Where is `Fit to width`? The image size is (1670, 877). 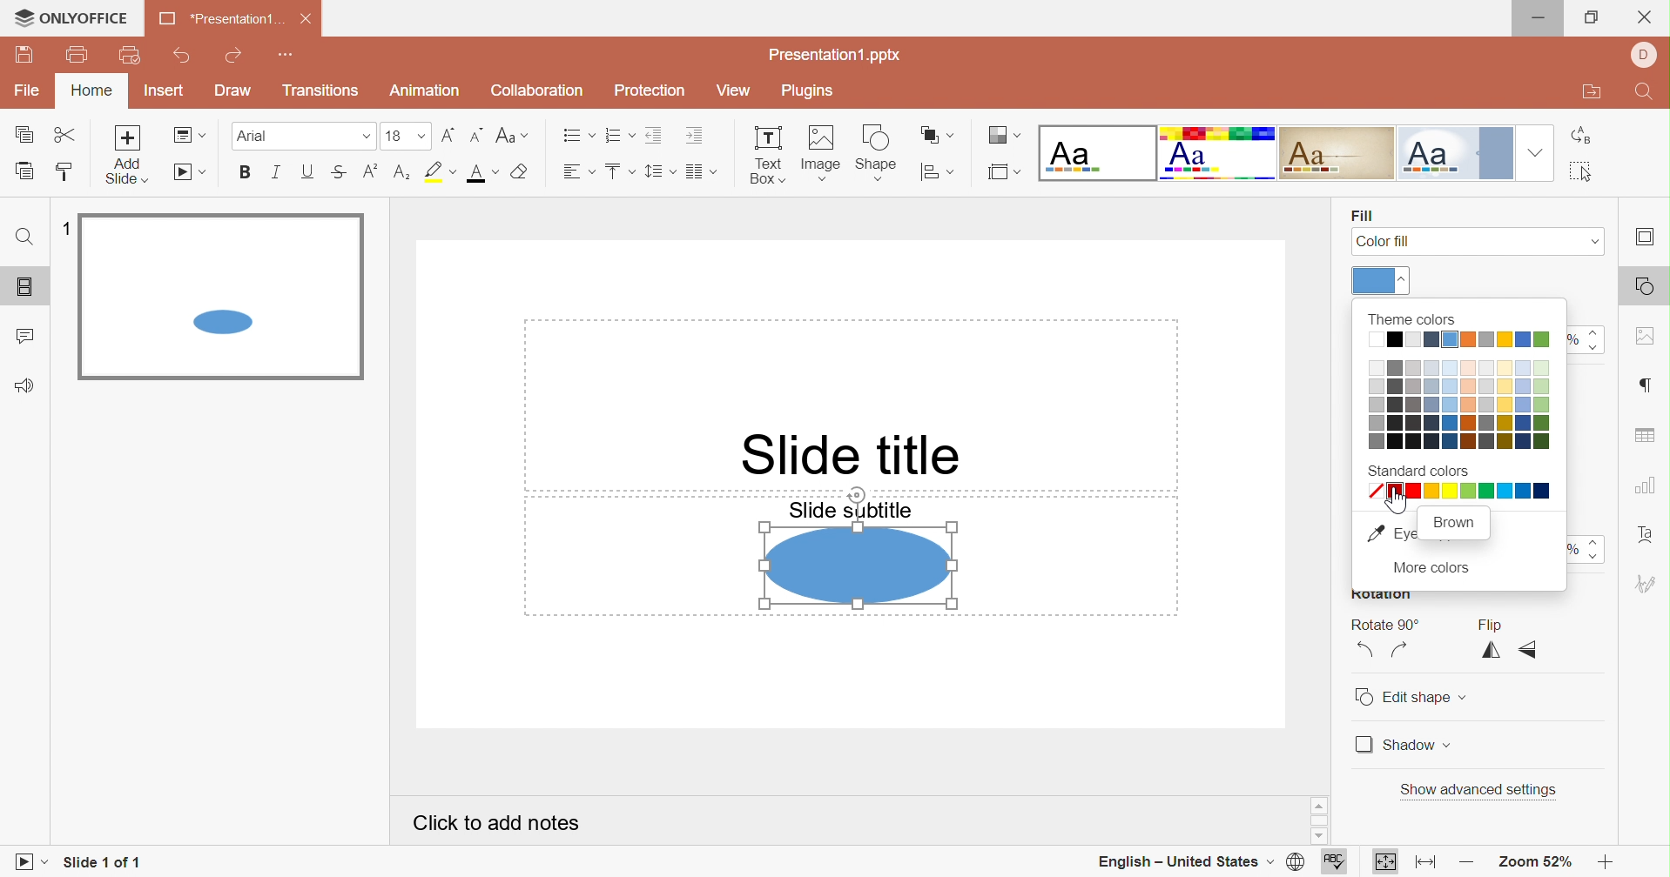
Fit to width is located at coordinates (1428, 865).